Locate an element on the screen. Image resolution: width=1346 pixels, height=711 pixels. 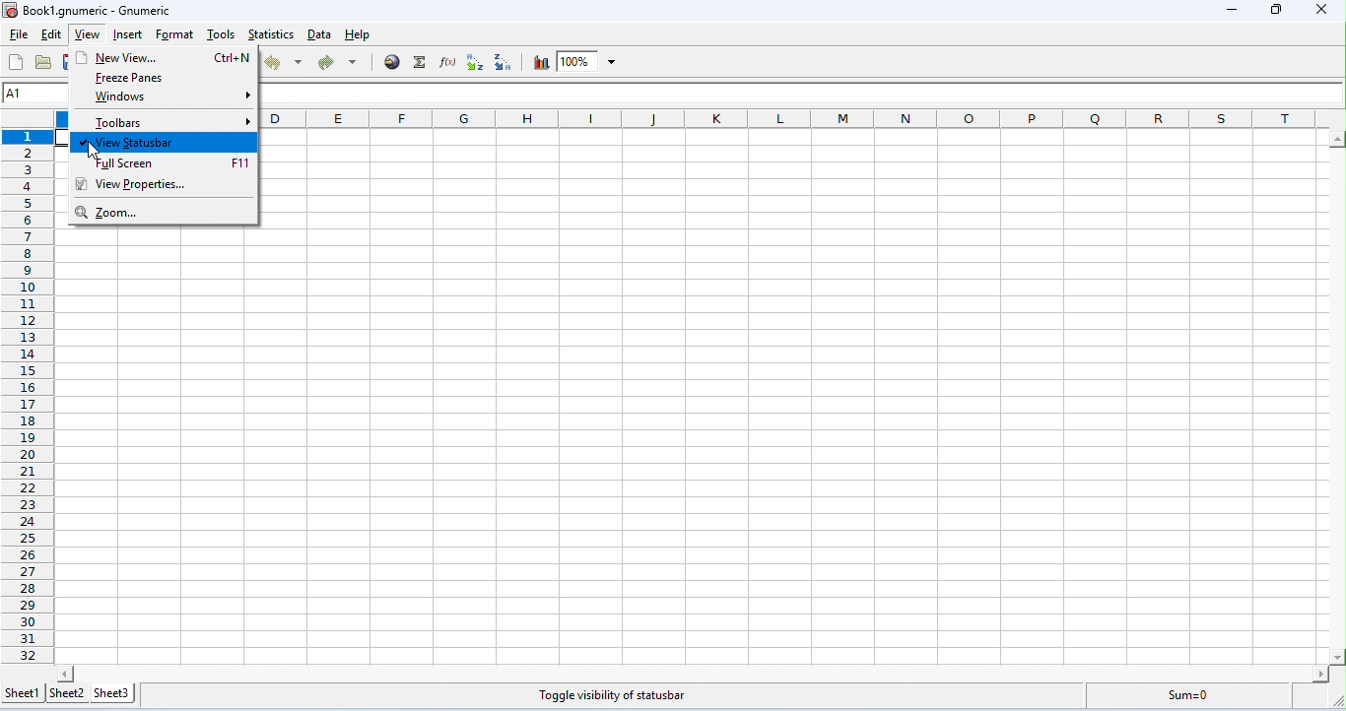
function wizard is located at coordinates (447, 61).